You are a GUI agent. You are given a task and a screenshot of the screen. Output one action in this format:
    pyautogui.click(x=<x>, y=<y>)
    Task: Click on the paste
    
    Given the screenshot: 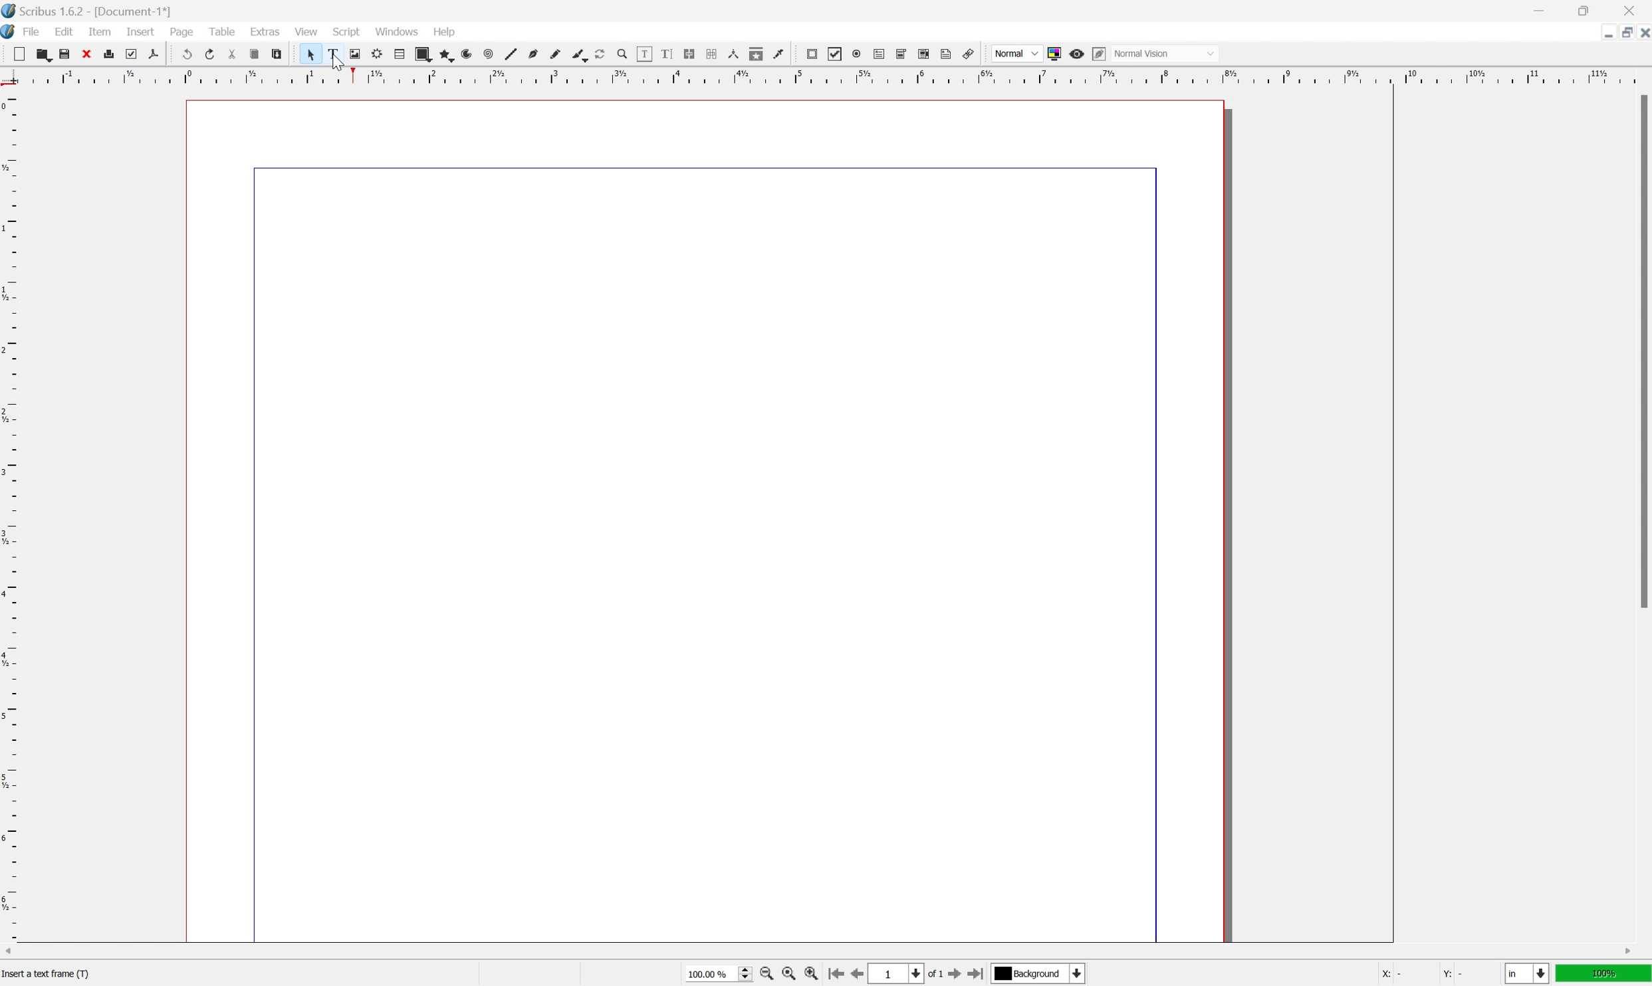 What is the action you would take?
    pyautogui.click(x=277, y=54)
    